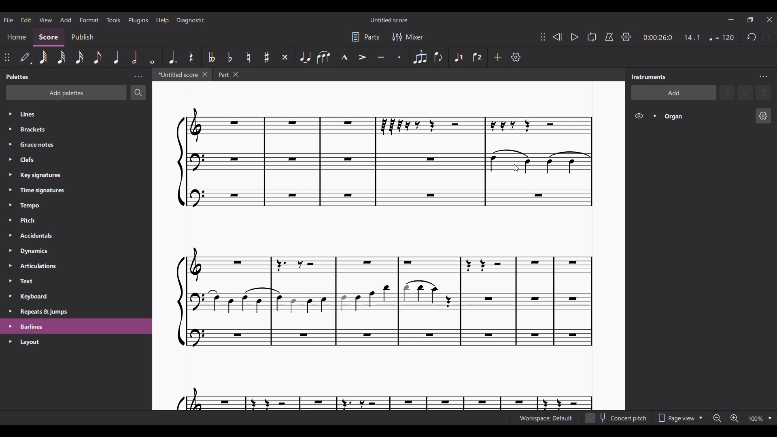 Image resolution: width=777 pixels, height=437 pixels. I want to click on Home section, so click(16, 37).